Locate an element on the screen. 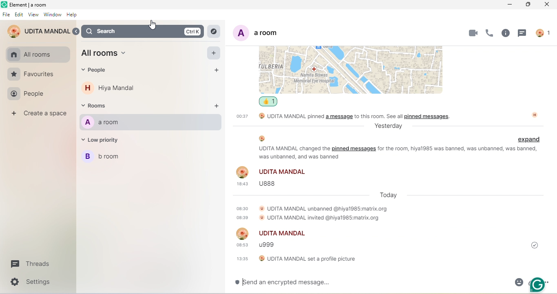  Sent is located at coordinates (535, 245).